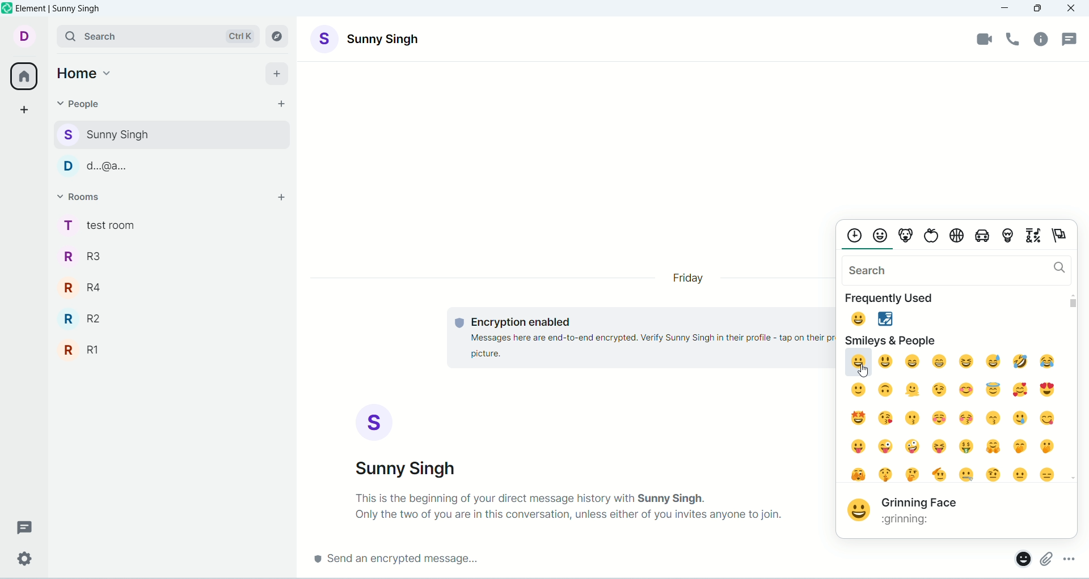  What do you see at coordinates (172, 315) in the screenshot?
I see `R2` at bounding box center [172, 315].